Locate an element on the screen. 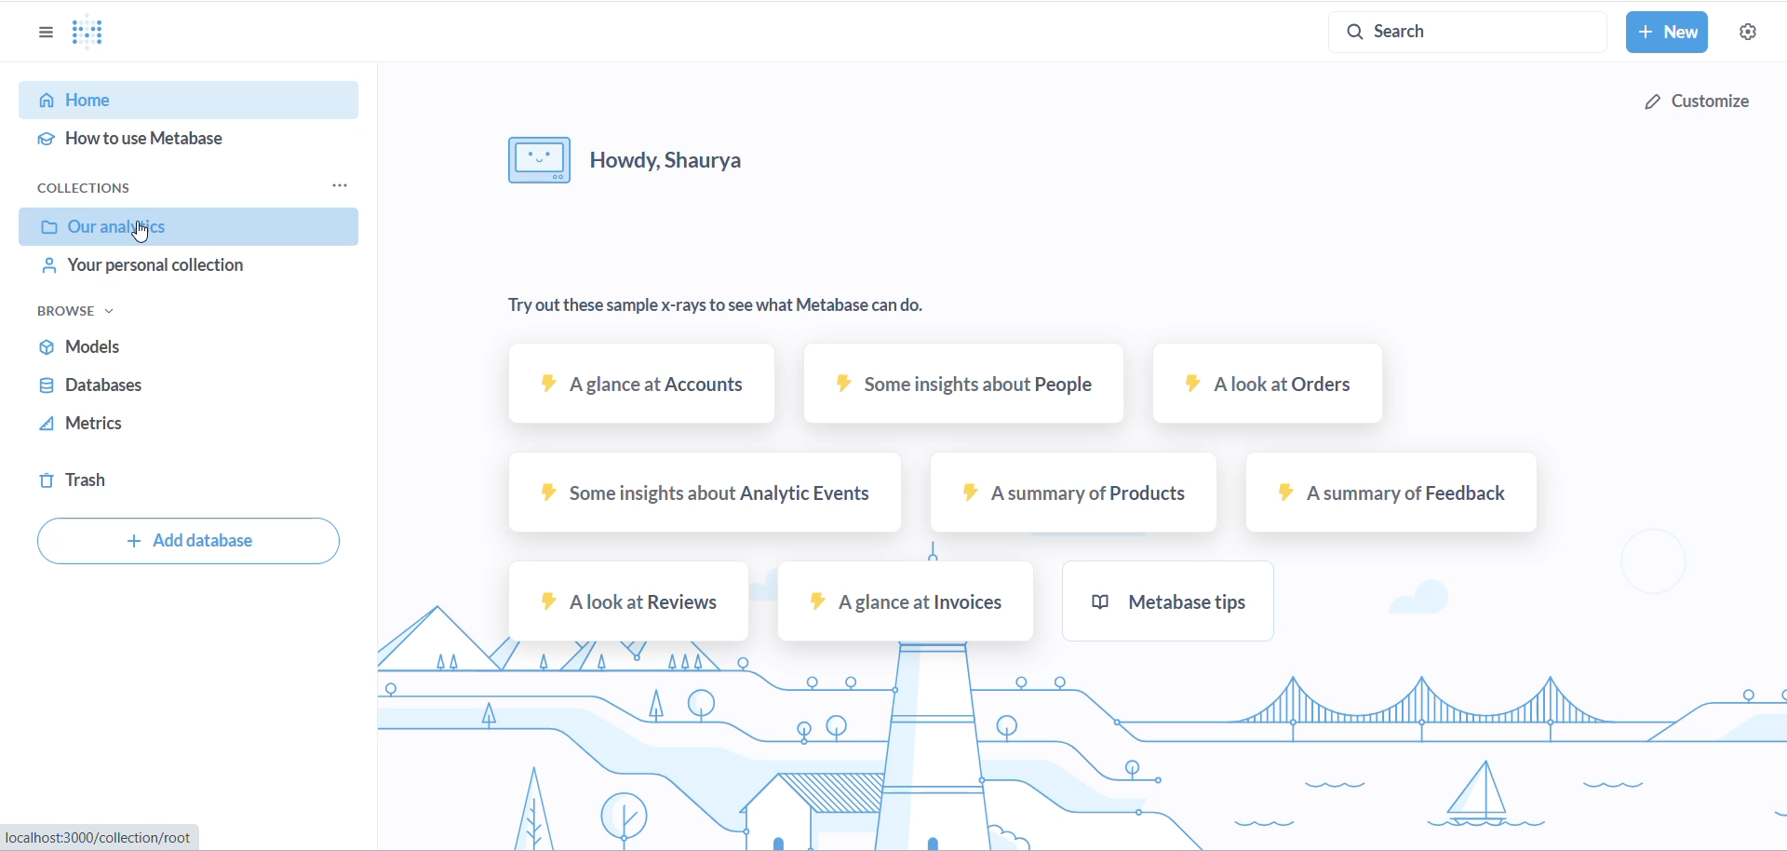 This screenshot has width=1787, height=851. A glance at invoices is located at coordinates (911, 602).